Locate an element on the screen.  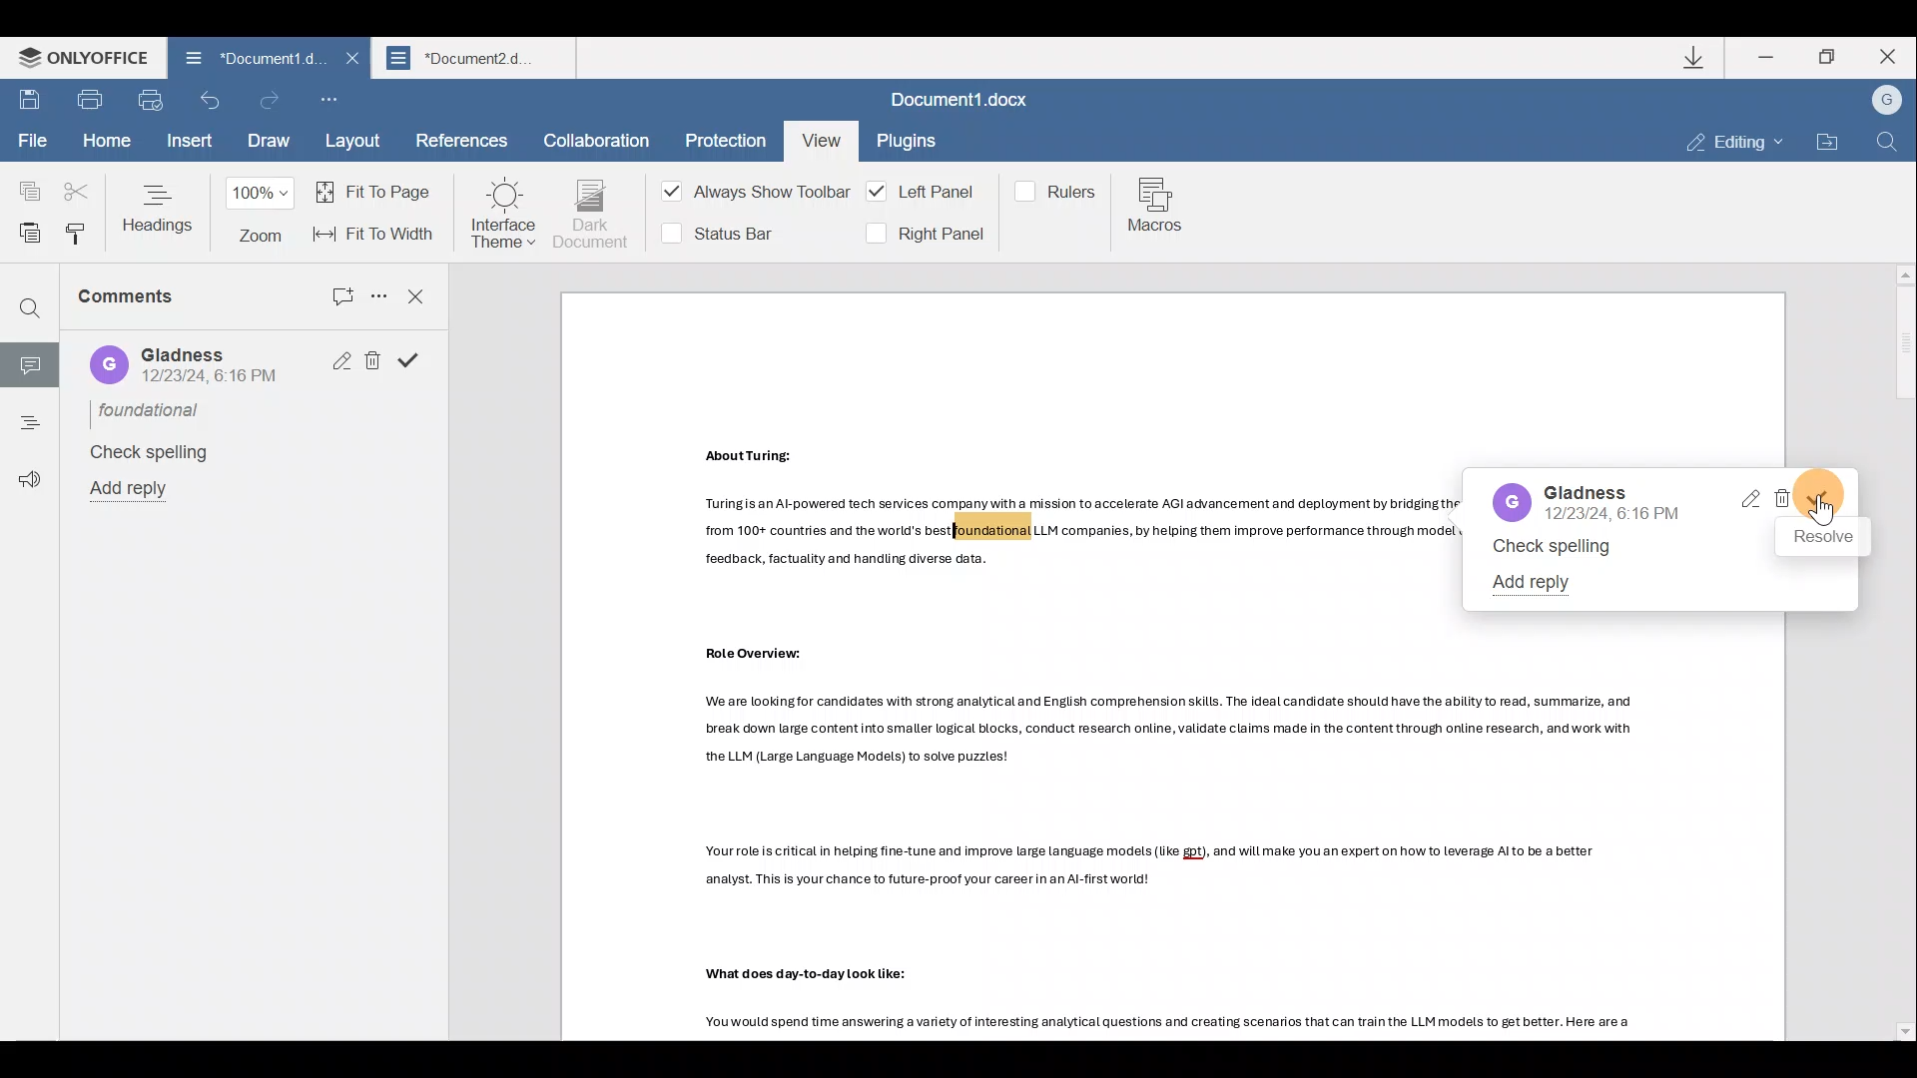
Dark document is located at coordinates (592, 215).